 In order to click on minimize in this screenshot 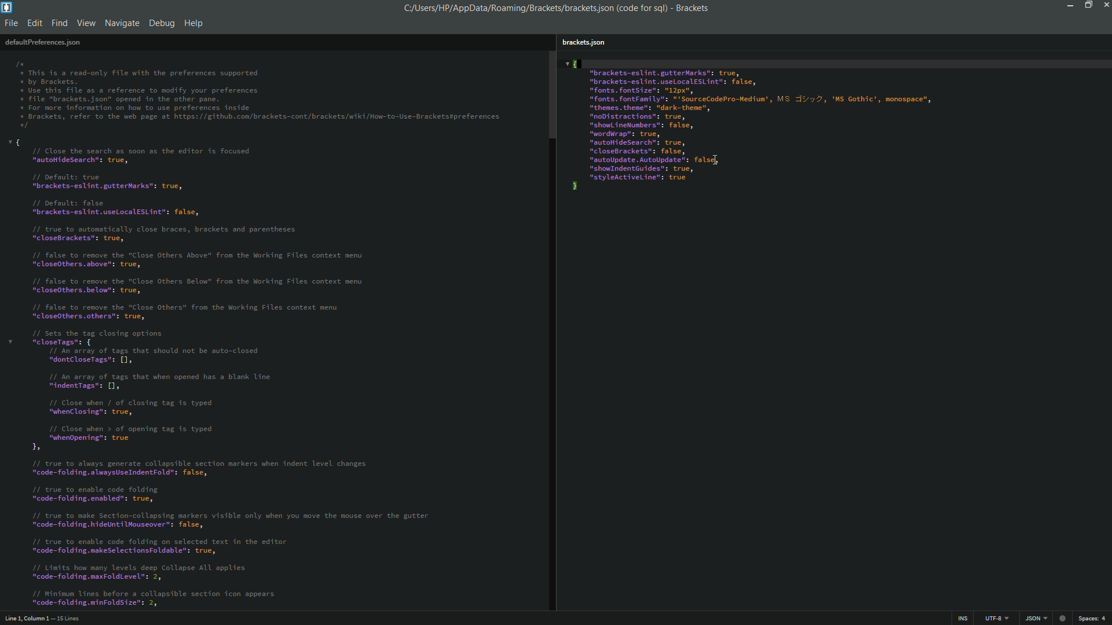, I will do `click(1070, 6)`.